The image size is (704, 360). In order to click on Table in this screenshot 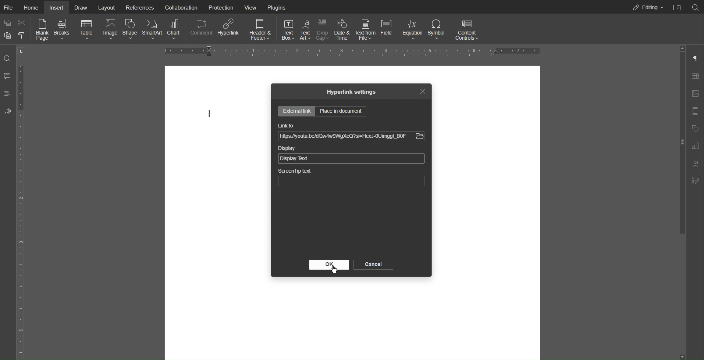, I will do `click(87, 30)`.